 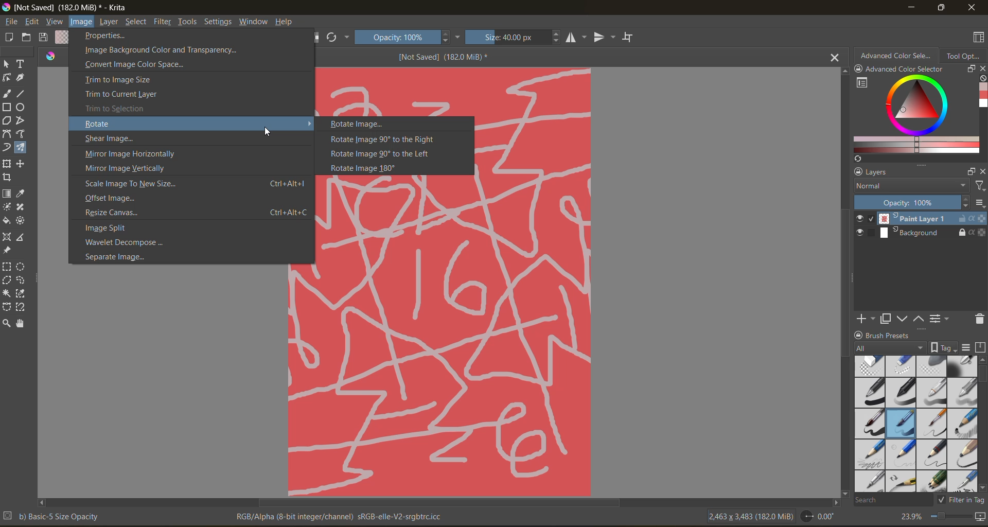 I want to click on tool options, so click(x=965, y=56).